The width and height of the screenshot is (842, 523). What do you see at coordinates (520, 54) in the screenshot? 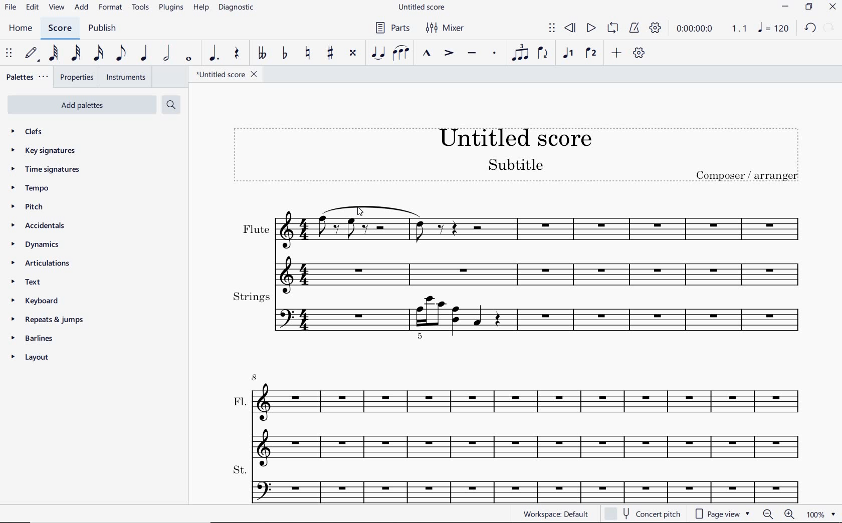
I see `TUPLET` at bounding box center [520, 54].